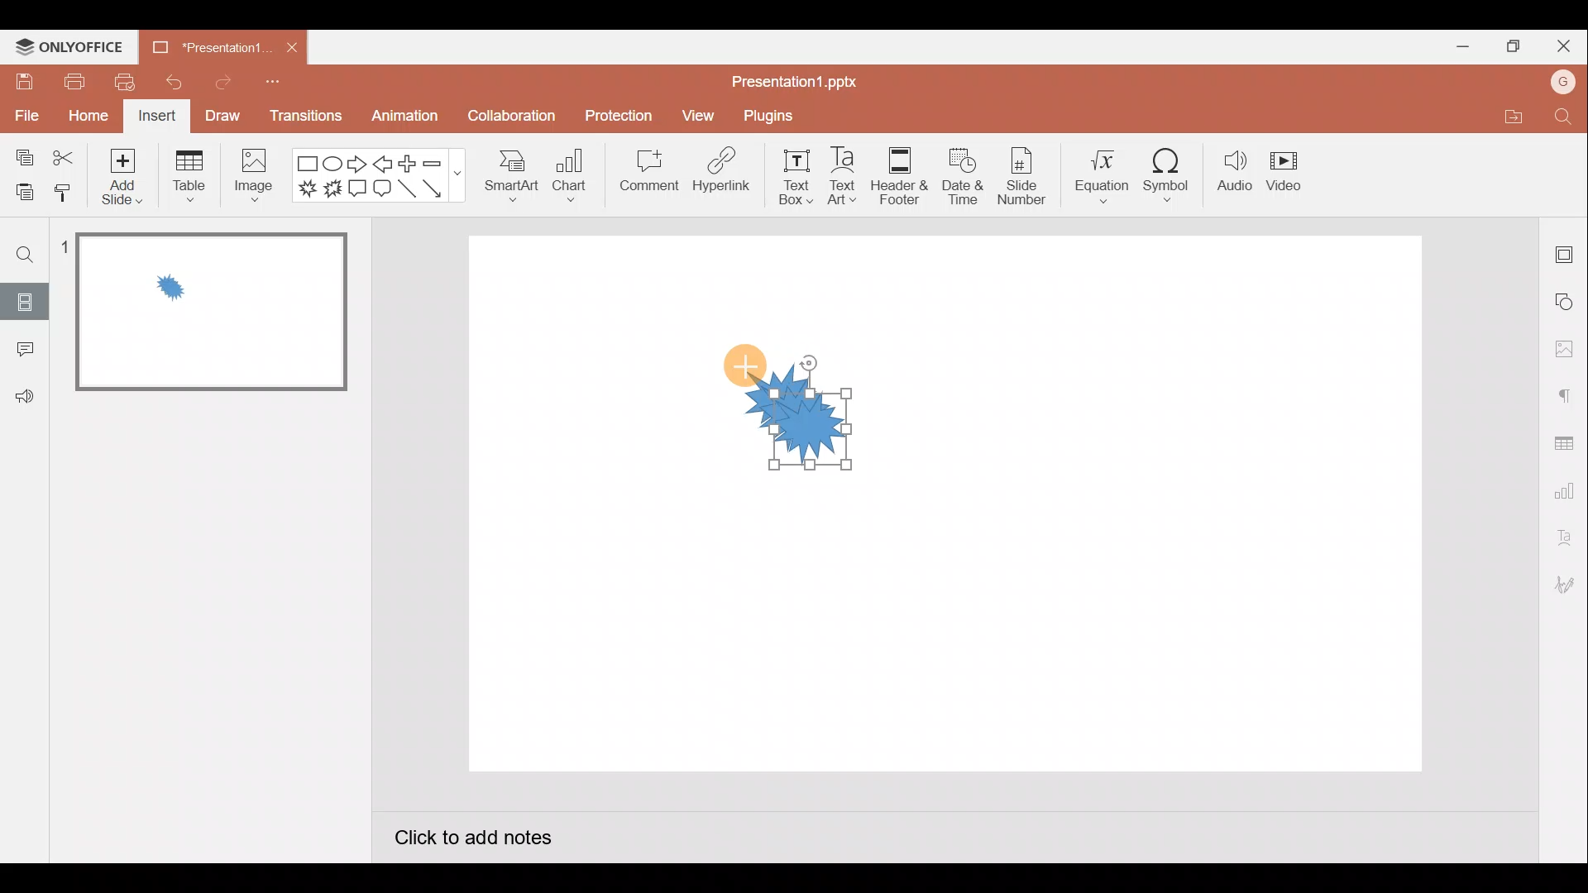 The width and height of the screenshot is (1588, 893). What do you see at coordinates (1567, 440) in the screenshot?
I see `Table settings` at bounding box center [1567, 440].